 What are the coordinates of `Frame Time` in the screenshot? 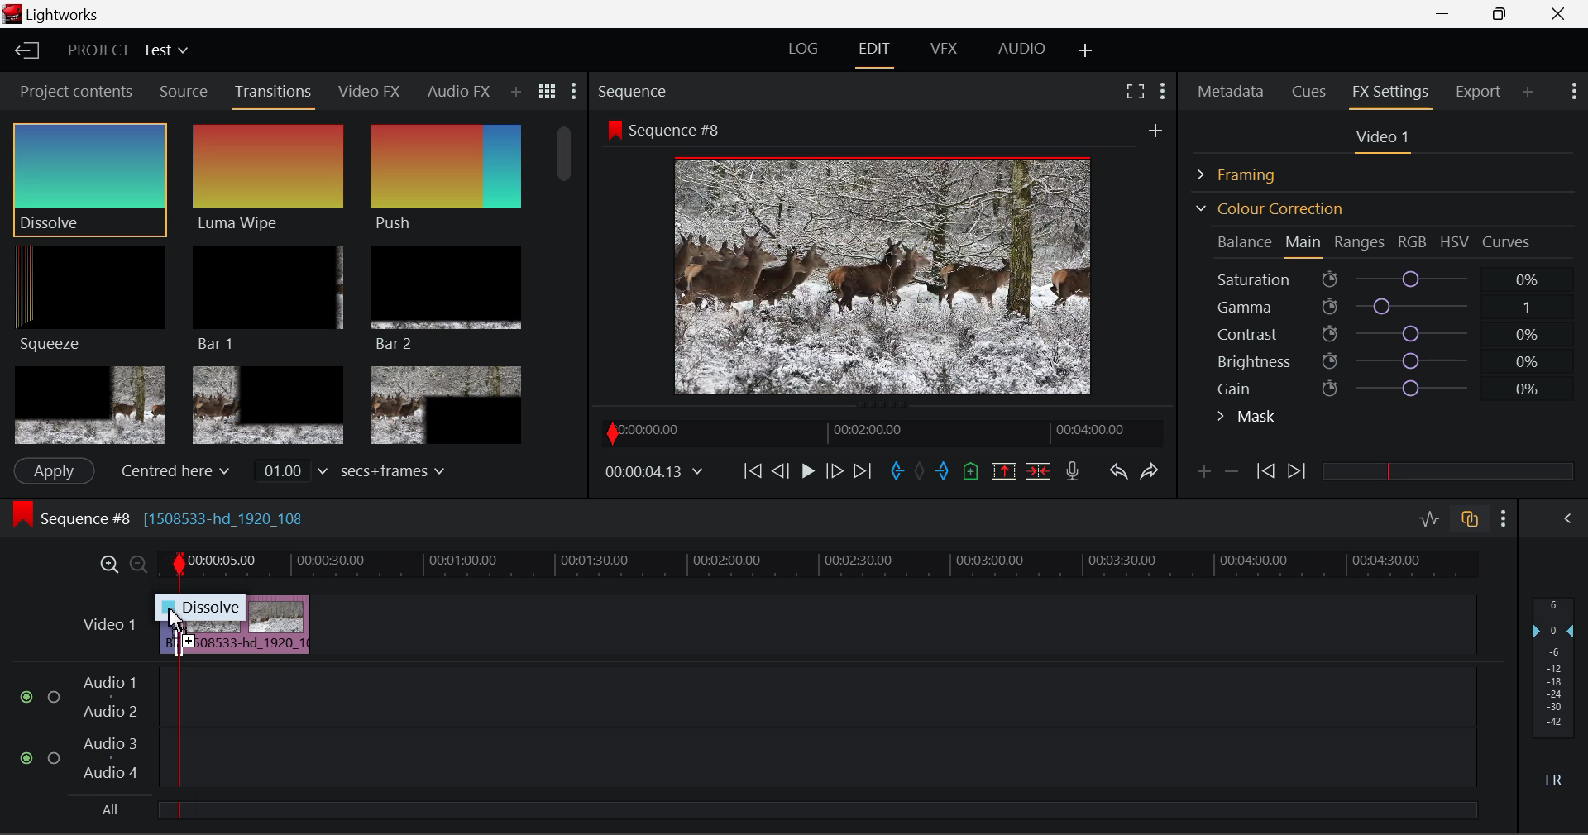 It's located at (655, 473).